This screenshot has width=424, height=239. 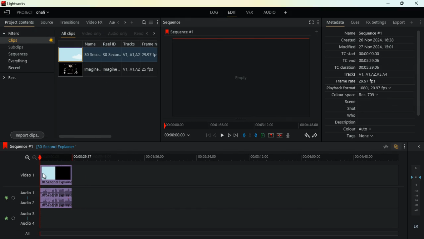 What do you see at coordinates (231, 12) in the screenshot?
I see `edit` at bounding box center [231, 12].